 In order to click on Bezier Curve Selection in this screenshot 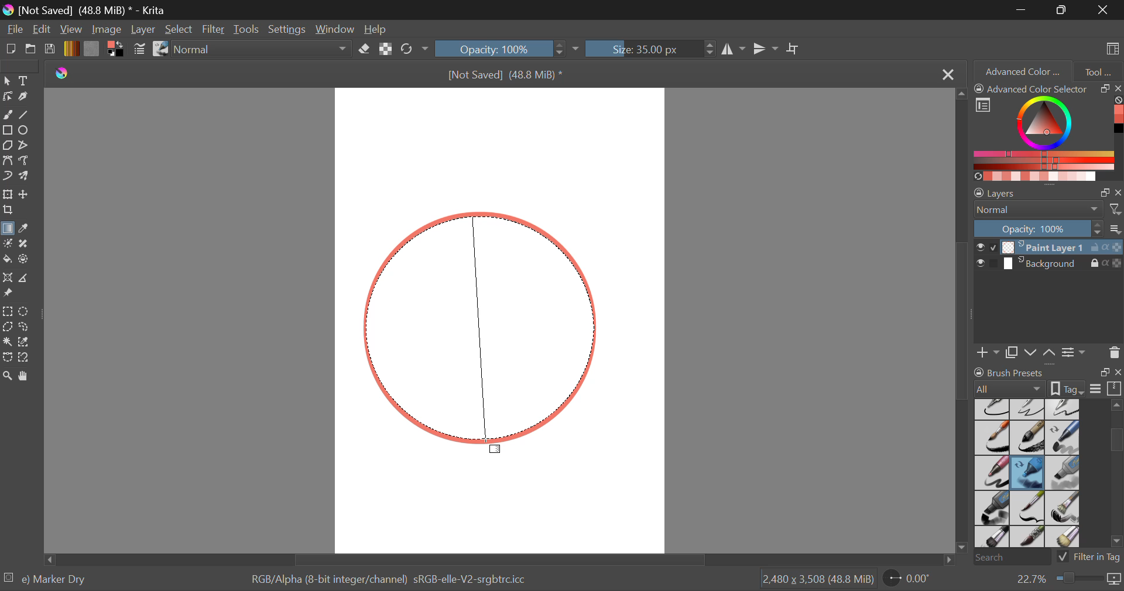, I will do `click(7, 358)`.